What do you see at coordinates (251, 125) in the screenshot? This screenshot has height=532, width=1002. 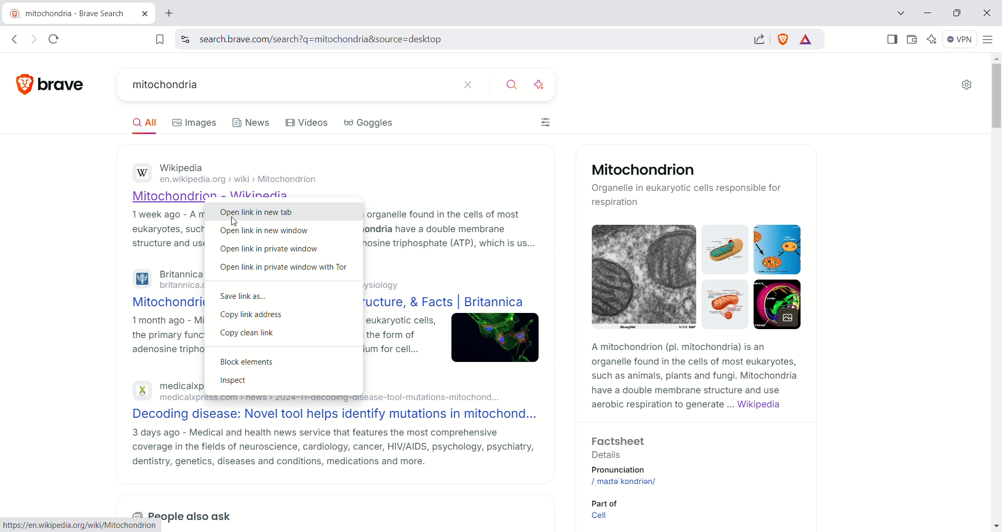 I see `news` at bounding box center [251, 125].